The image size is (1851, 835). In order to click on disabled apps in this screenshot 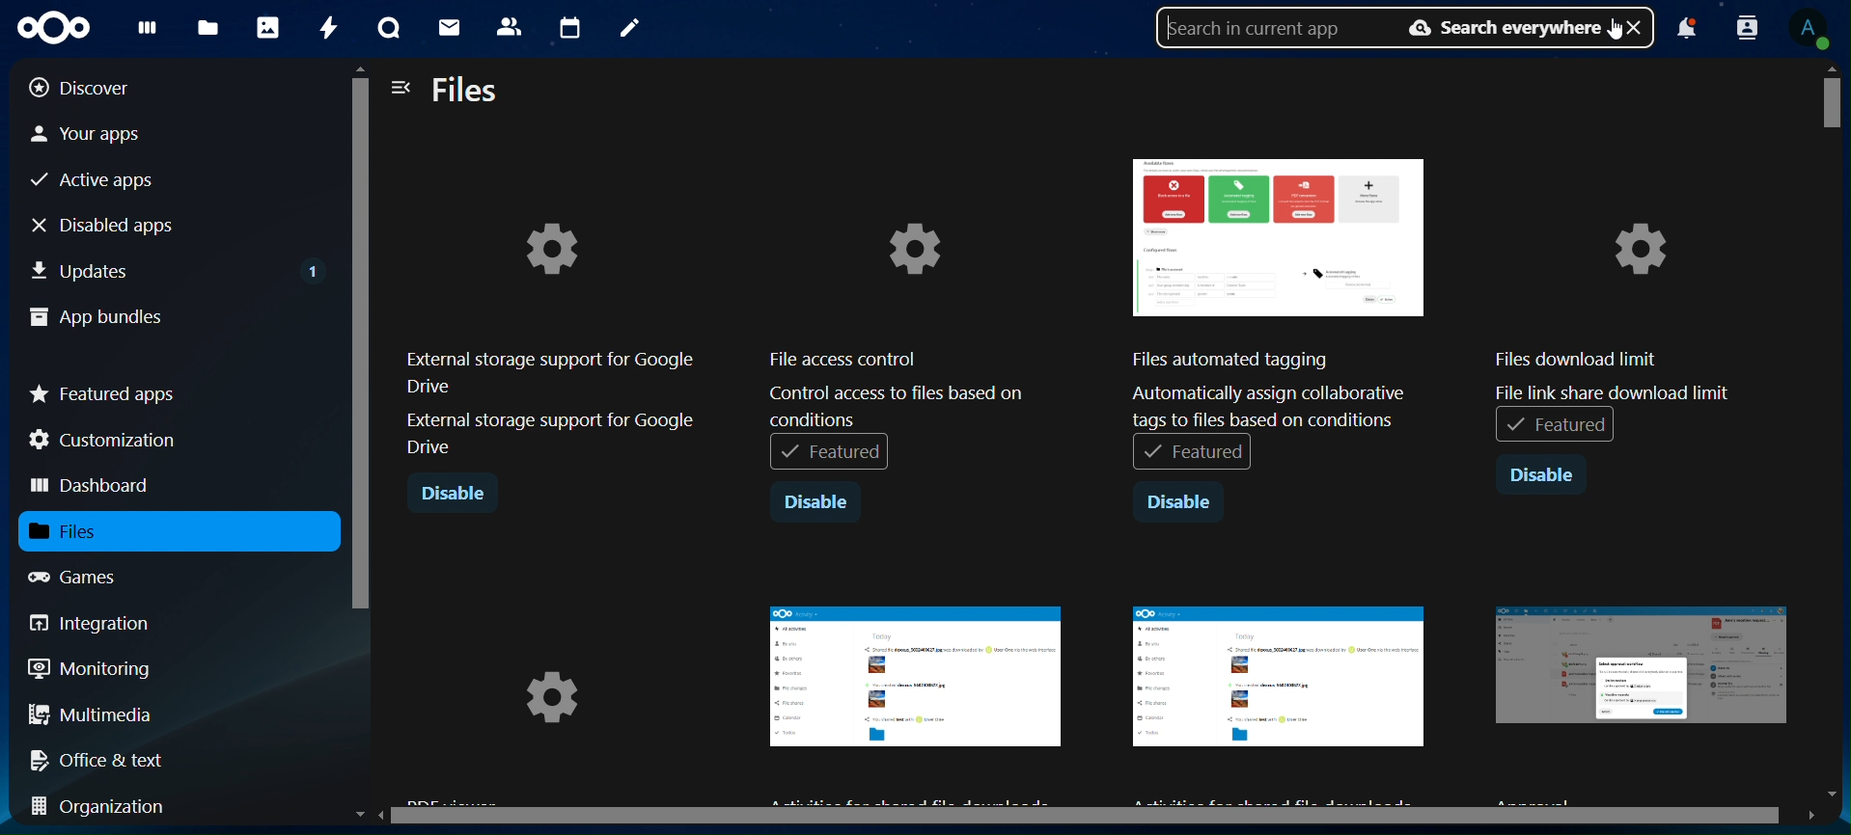, I will do `click(120, 225)`.